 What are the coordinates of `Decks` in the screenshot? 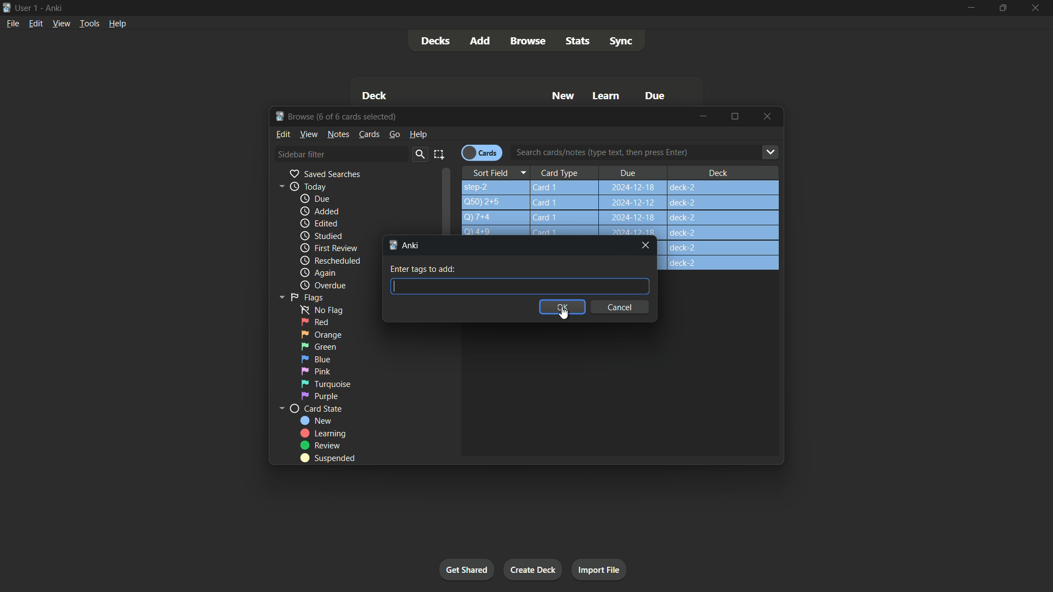 It's located at (436, 41).